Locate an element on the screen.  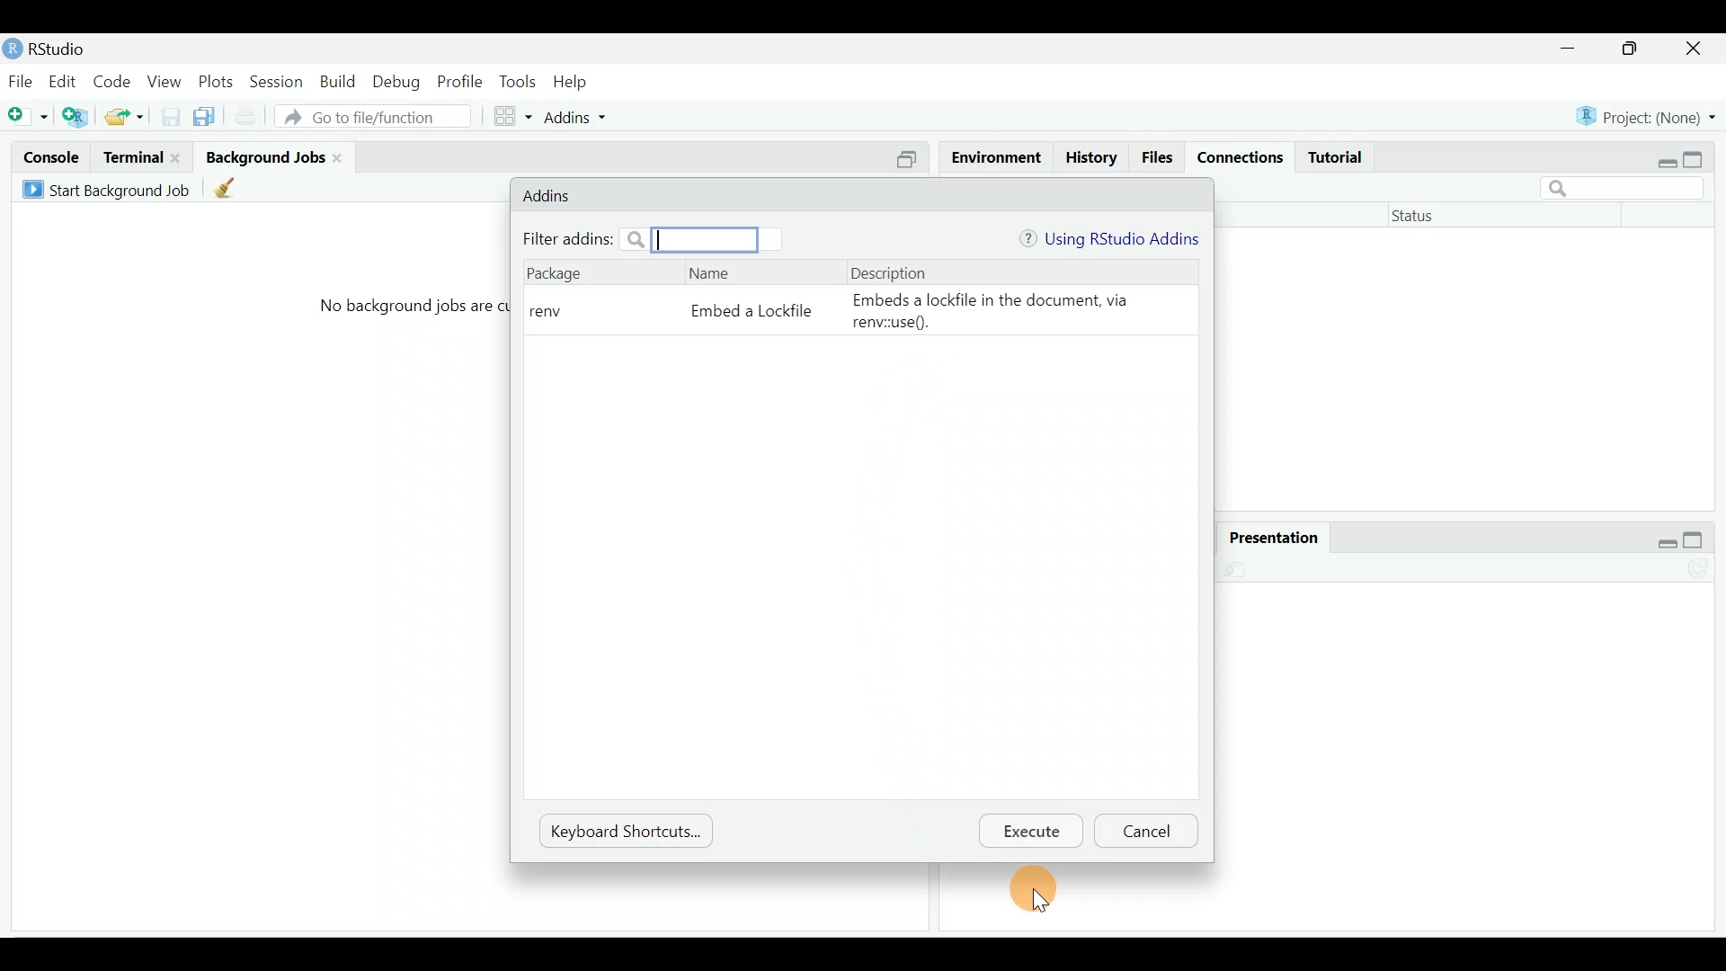
View is located at coordinates (165, 83).